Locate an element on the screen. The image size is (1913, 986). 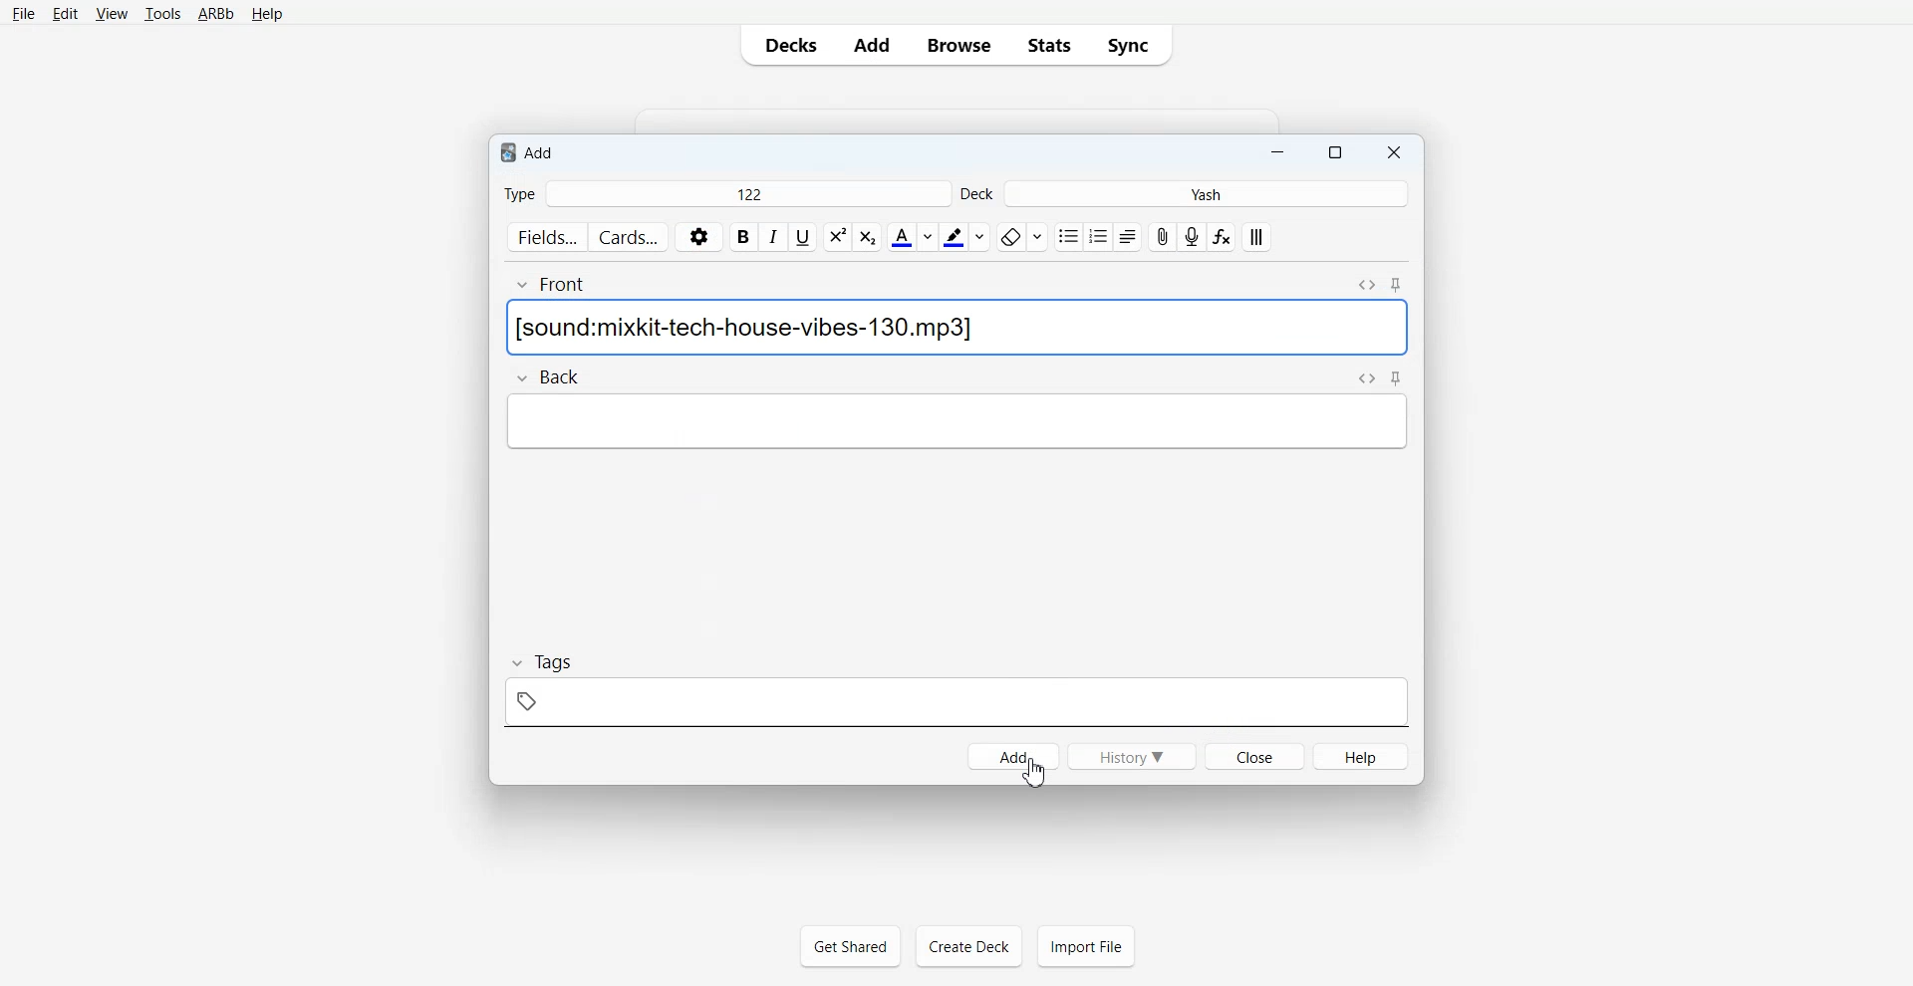
Close is located at coordinates (1392, 152).